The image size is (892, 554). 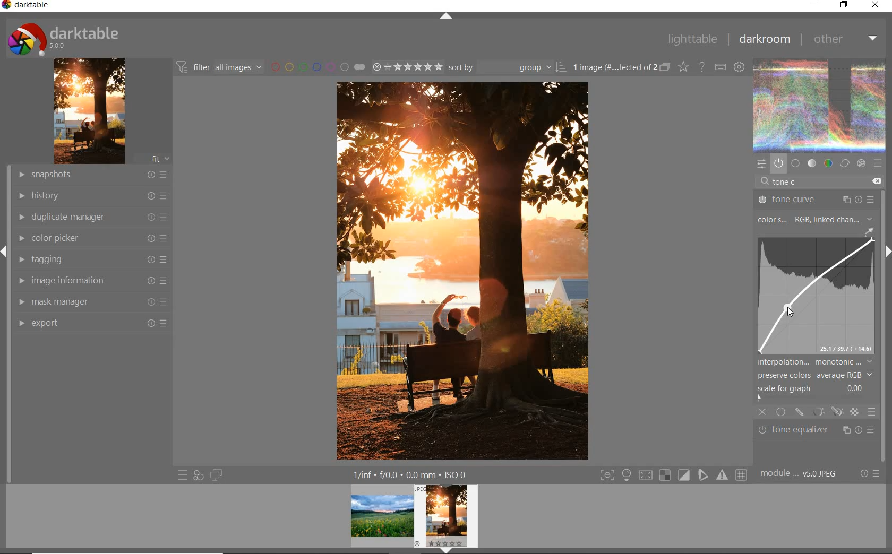 What do you see at coordinates (764, 39) in the screenshot?
I see `darkroom` at bounding box center [764, 39].